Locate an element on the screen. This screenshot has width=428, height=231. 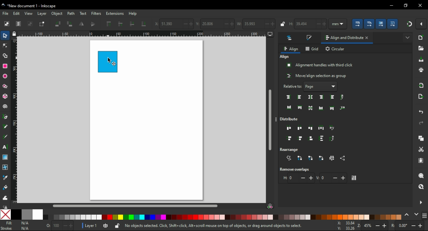
minimum vertical gap between bounding box is located at coordinates (332, 178).